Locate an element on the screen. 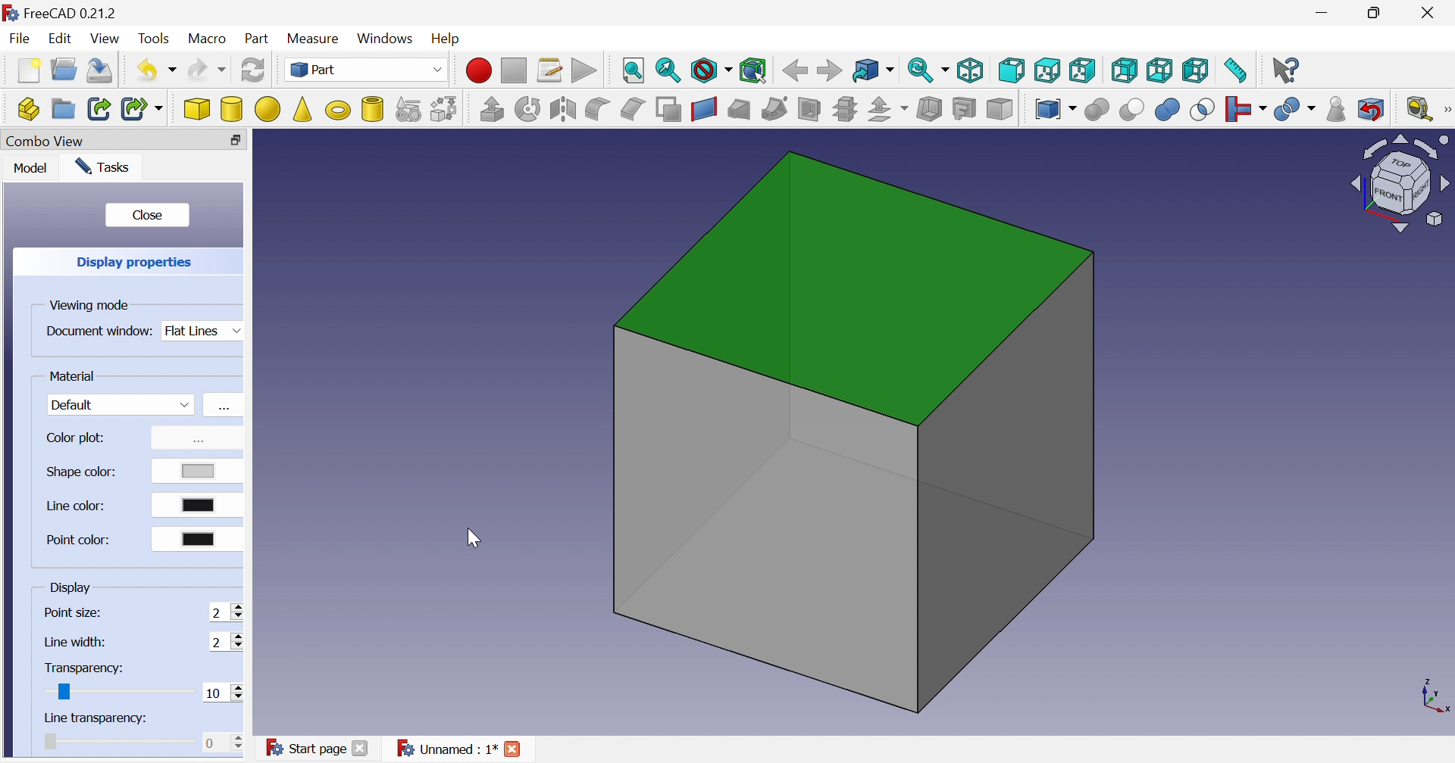 Image resolution: width=1455 pixels, height=763 pixels. Help is located at coordinates (446, 39).